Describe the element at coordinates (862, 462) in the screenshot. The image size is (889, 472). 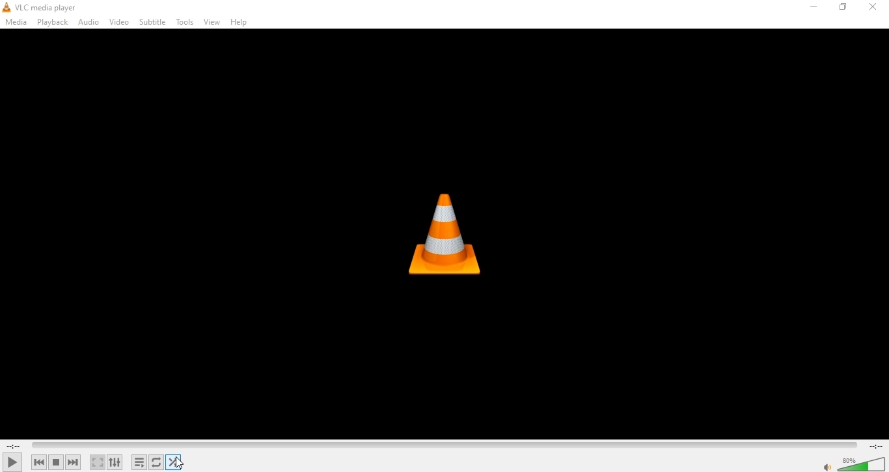
I see `volume slider` at that location.